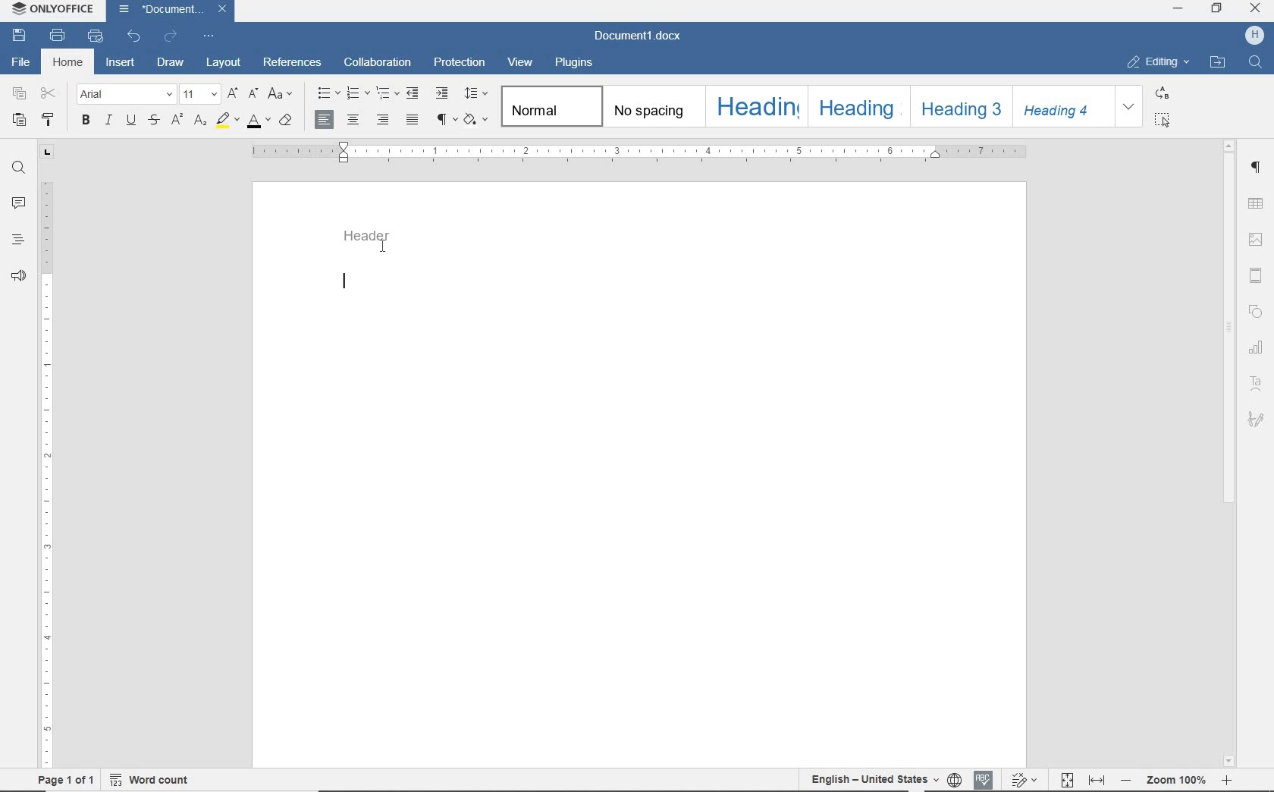  What do you see at coordinates (1256, 203) in the screenshot?
I see `TABLE` at bounding box center [1256, 203].